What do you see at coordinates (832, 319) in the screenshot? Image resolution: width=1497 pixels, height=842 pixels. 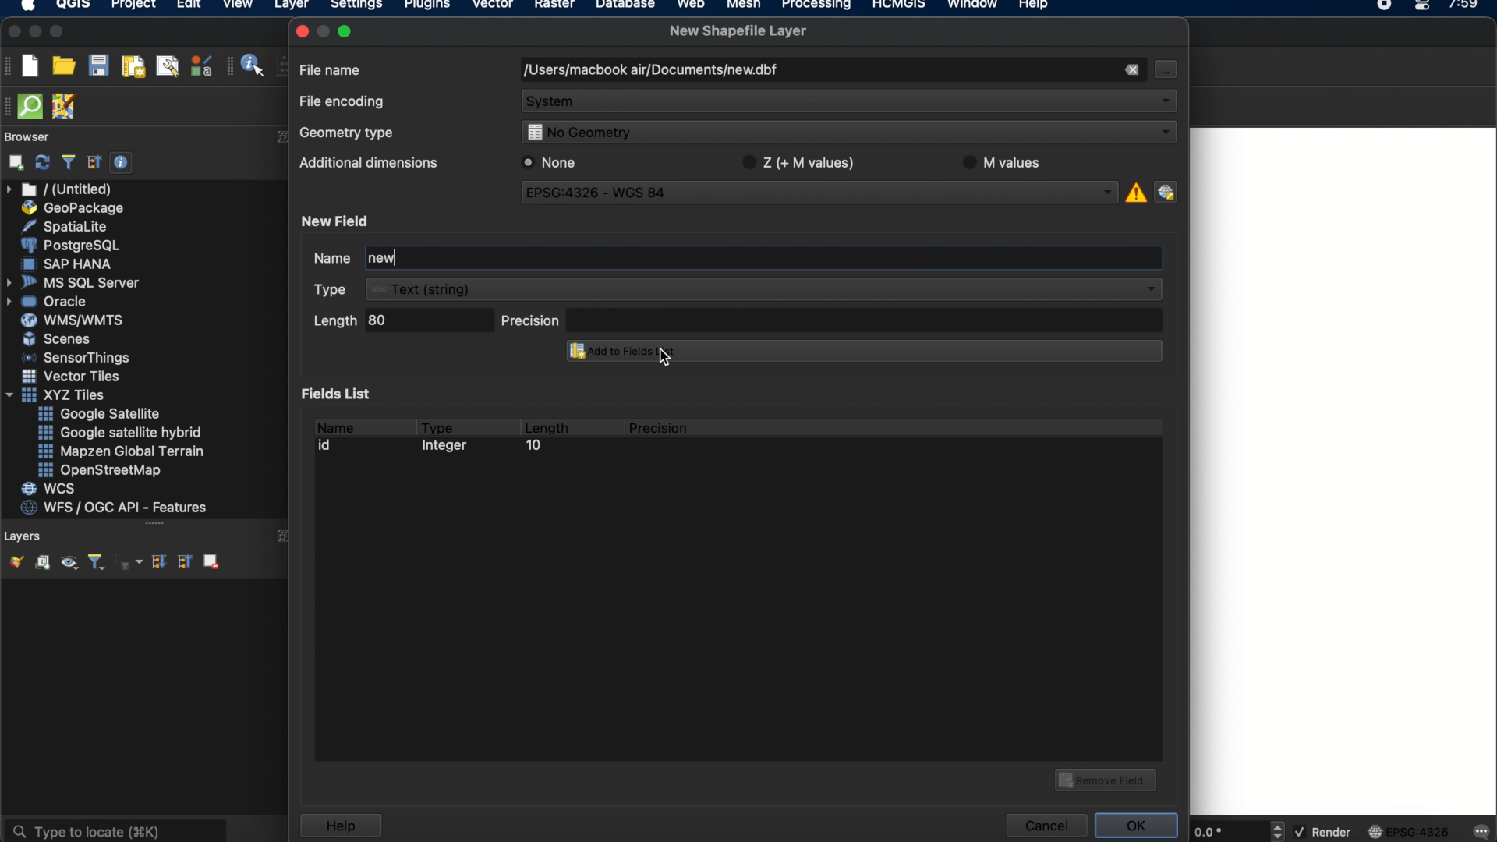 I see `precision` at bounding box center [832, 319].